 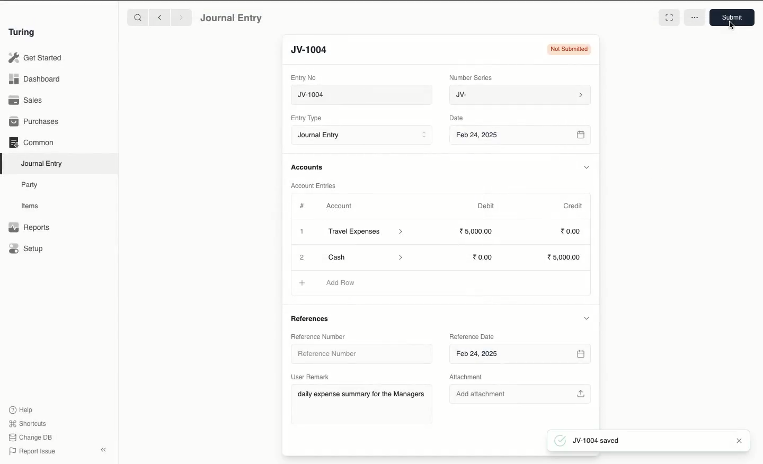 I want to click on 5000.00, so click(x=477, y=230).